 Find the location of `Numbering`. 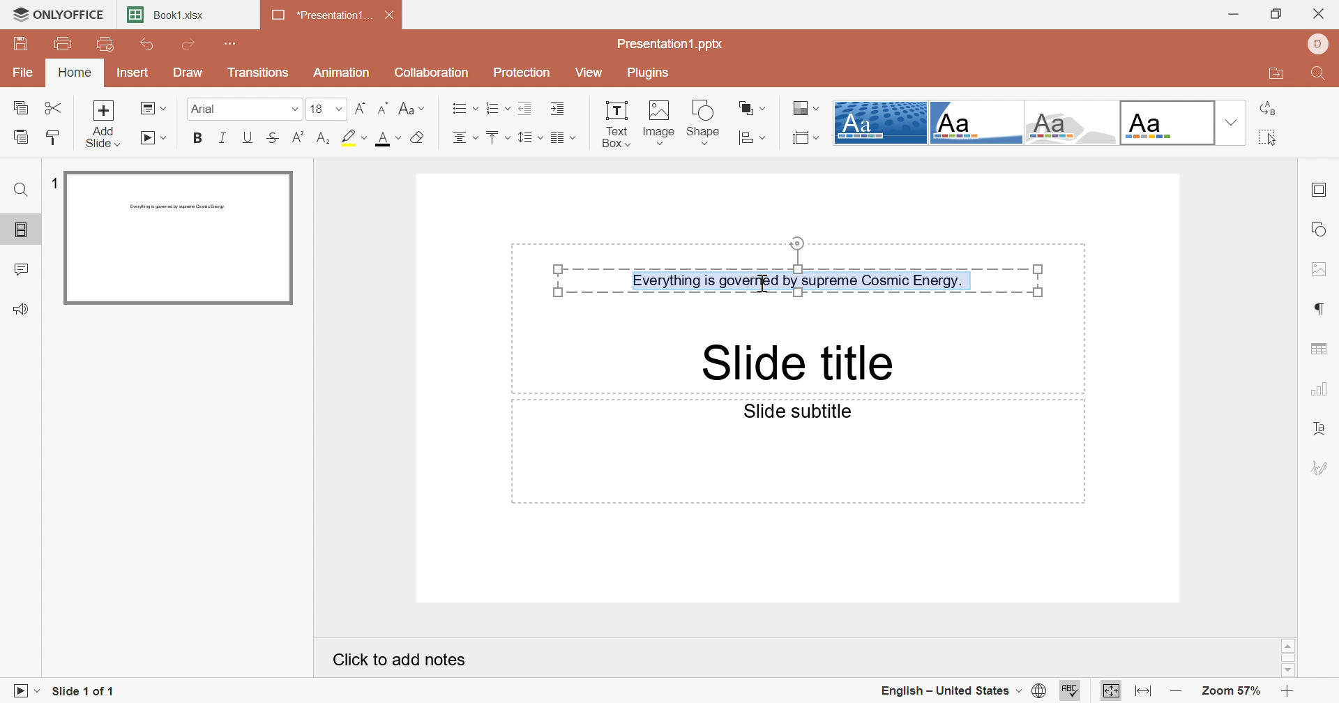

Numbering is located at coordinates (497, 107).